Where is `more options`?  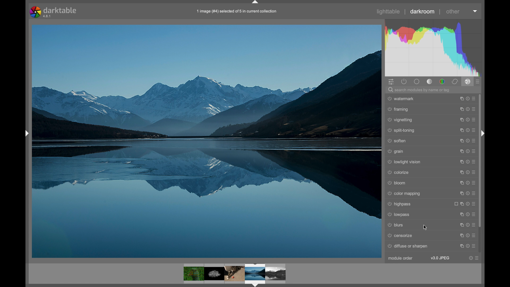
more options is located at coordinates (474, 109).